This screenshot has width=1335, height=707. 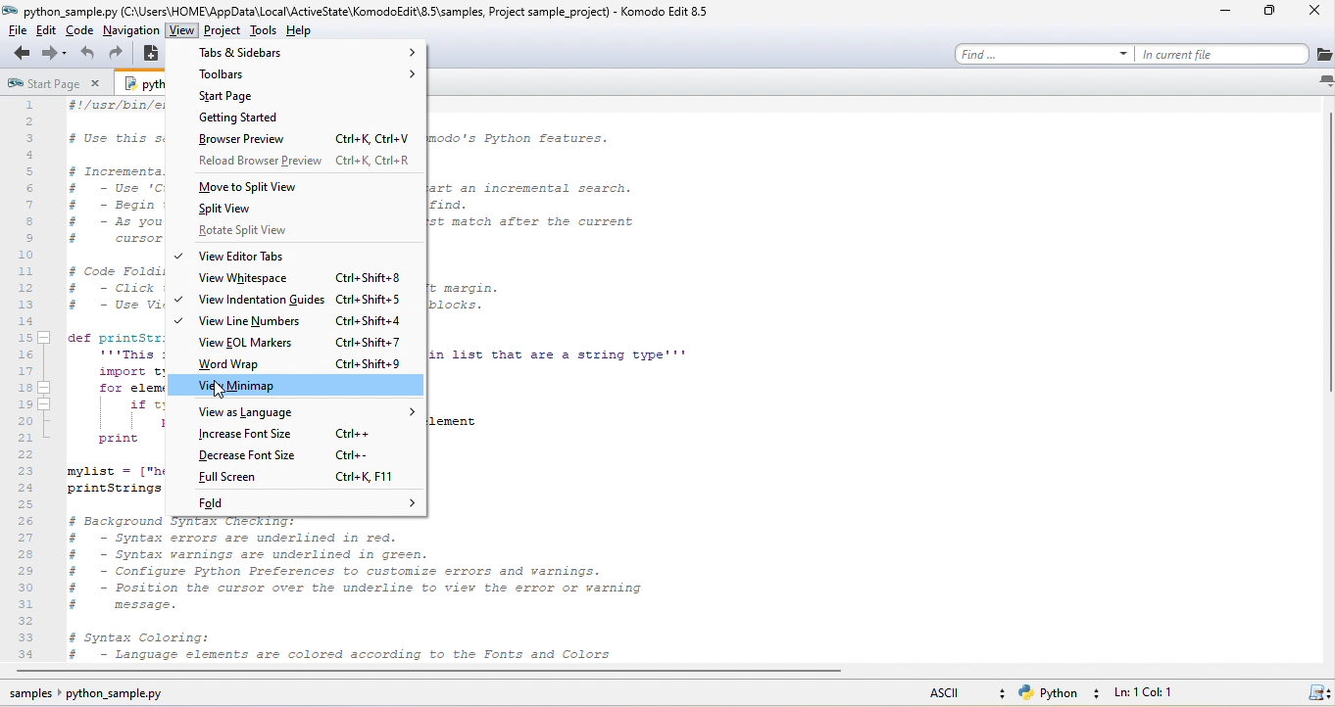 I want to click on file, so click(x=17, y=33).